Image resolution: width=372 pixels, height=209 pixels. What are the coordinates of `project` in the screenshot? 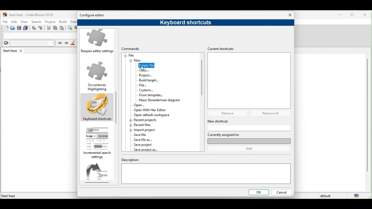 It's located at (147, 75).